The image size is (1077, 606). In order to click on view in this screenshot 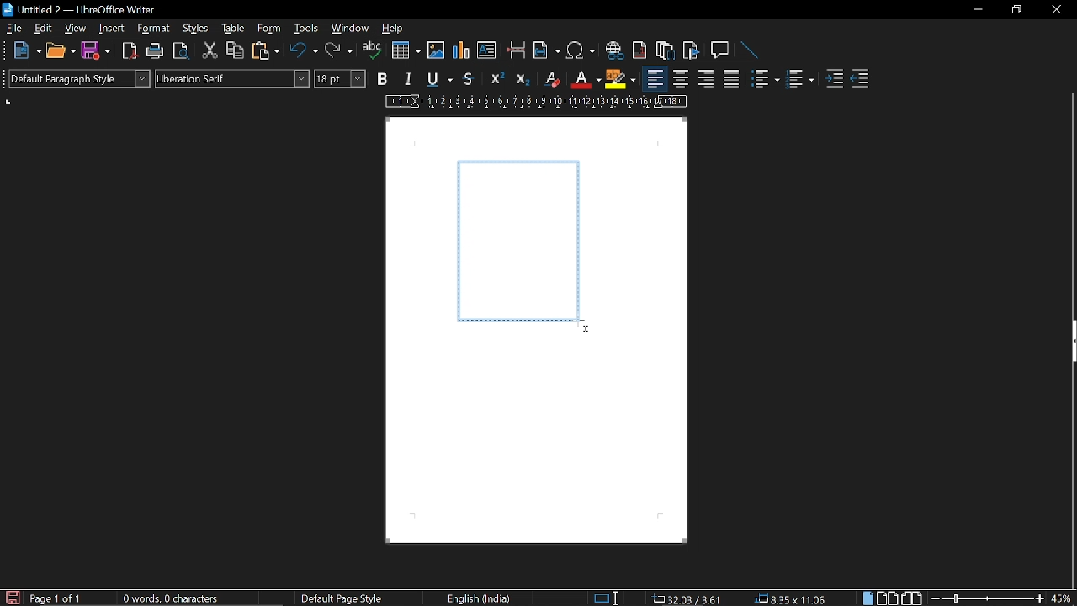, I will do `click(76, 29)`.